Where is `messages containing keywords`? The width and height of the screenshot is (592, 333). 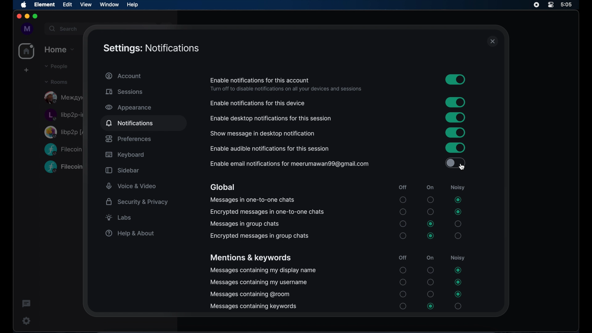
messages containing keywords is located at coordinates (253, 306).